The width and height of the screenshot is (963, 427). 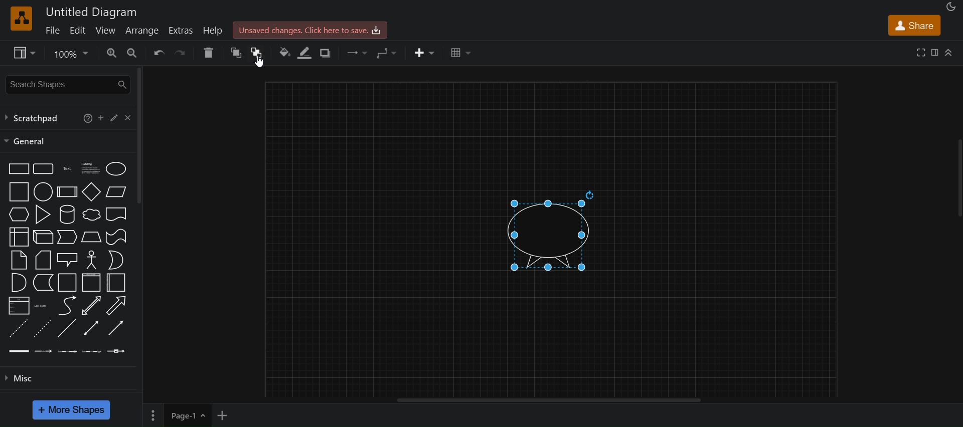 I want to click on link, so click(x=17, y=351).